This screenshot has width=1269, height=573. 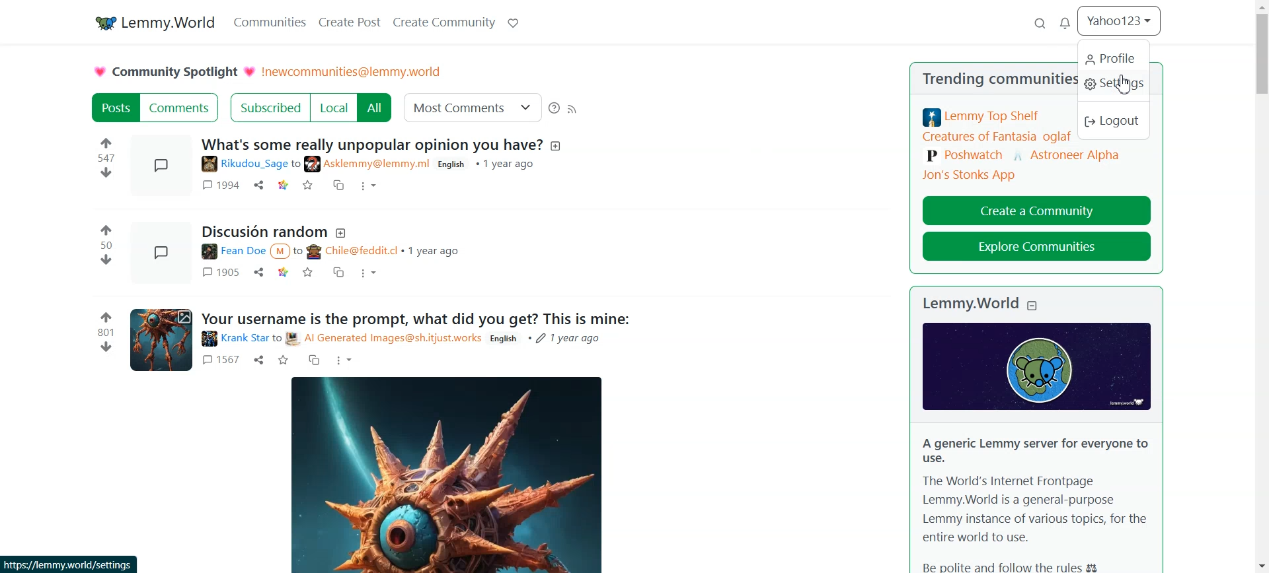 I want to click on 547, so click(x=108, y=158).